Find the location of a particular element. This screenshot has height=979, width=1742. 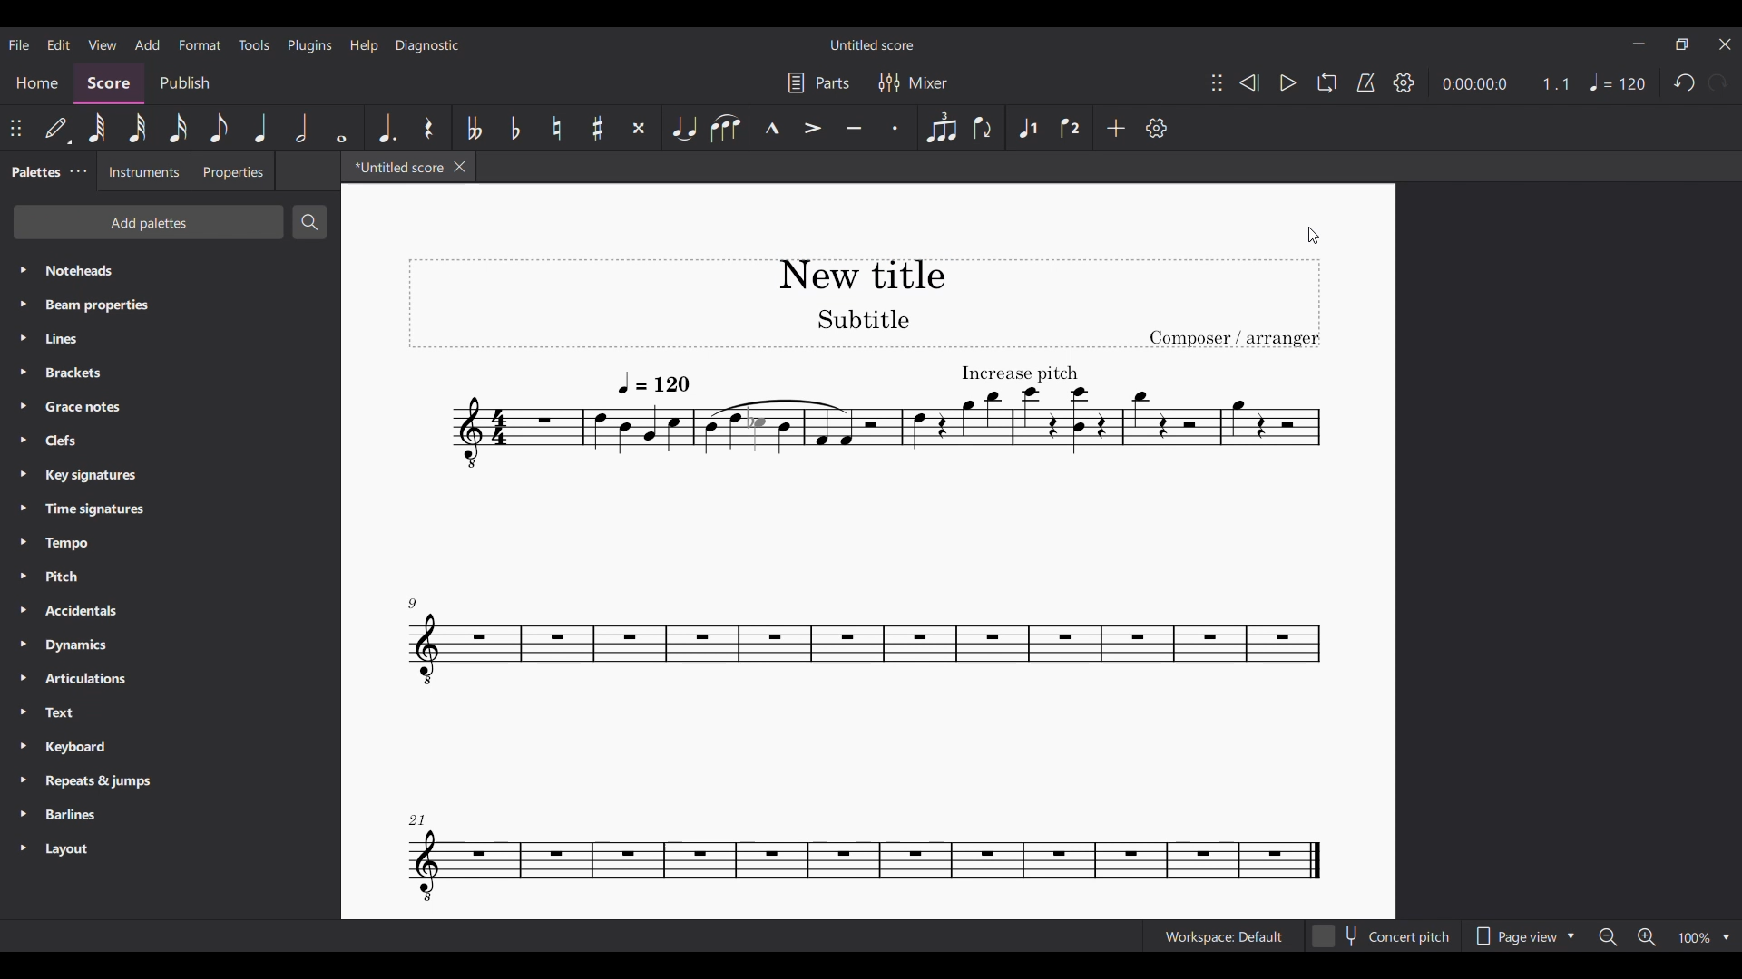

Staccato is located at coordinates (898, 128).